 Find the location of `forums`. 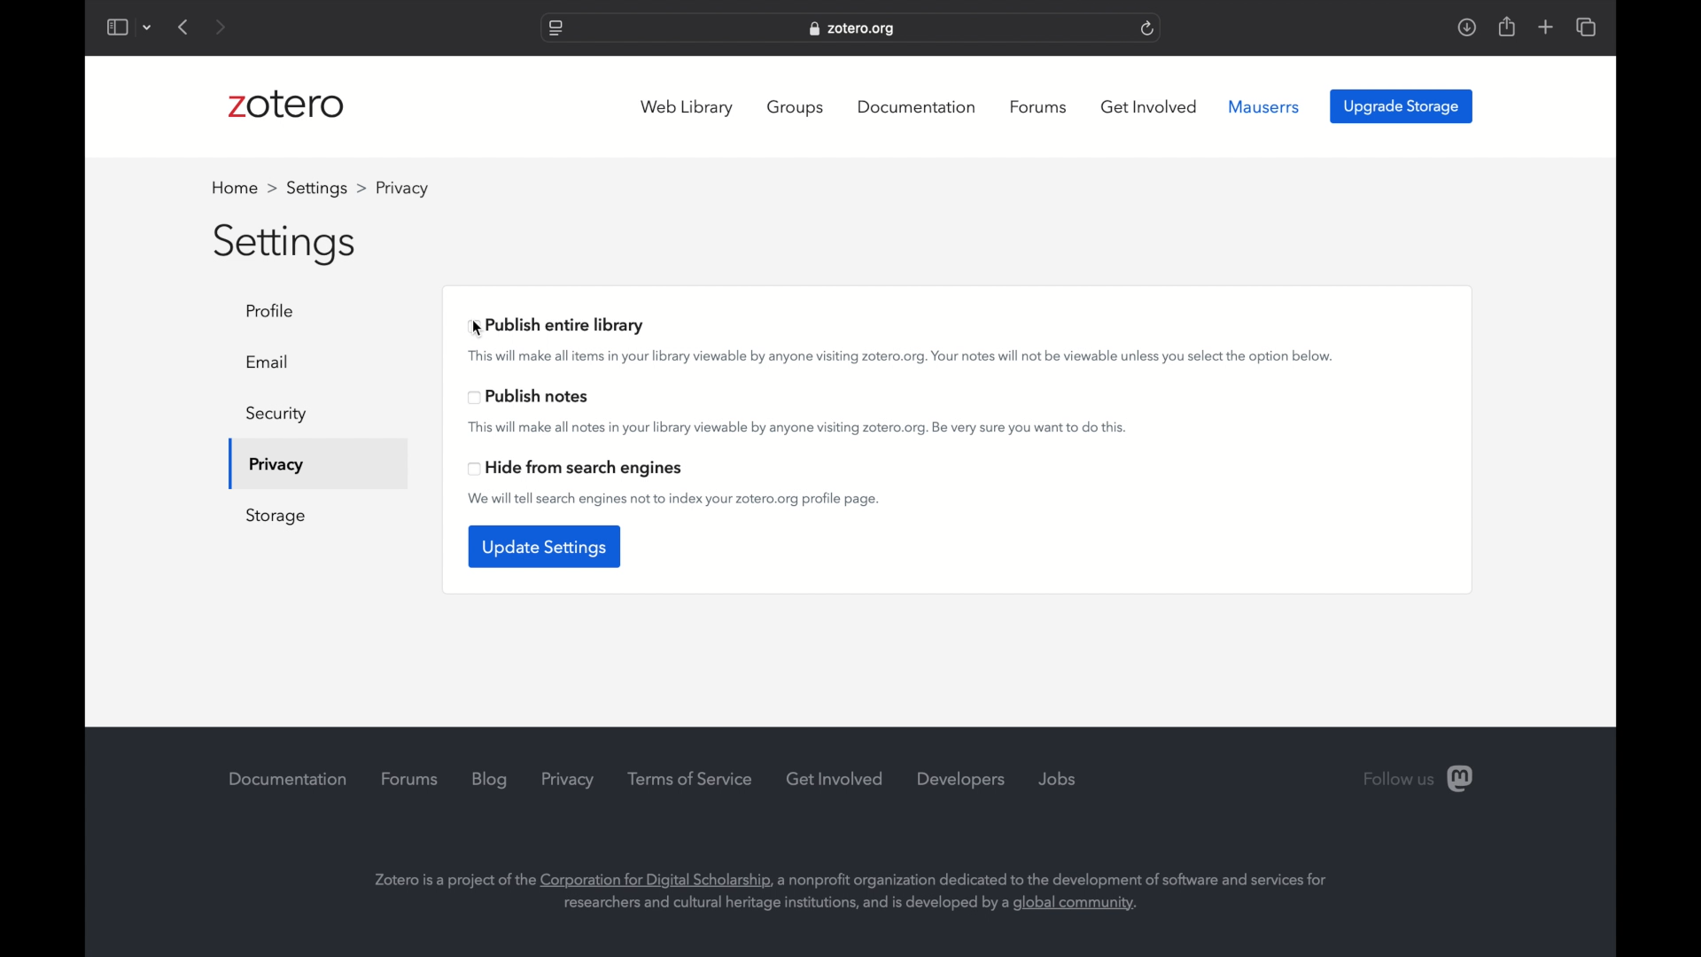

forums is located at coordinates (413, 779).